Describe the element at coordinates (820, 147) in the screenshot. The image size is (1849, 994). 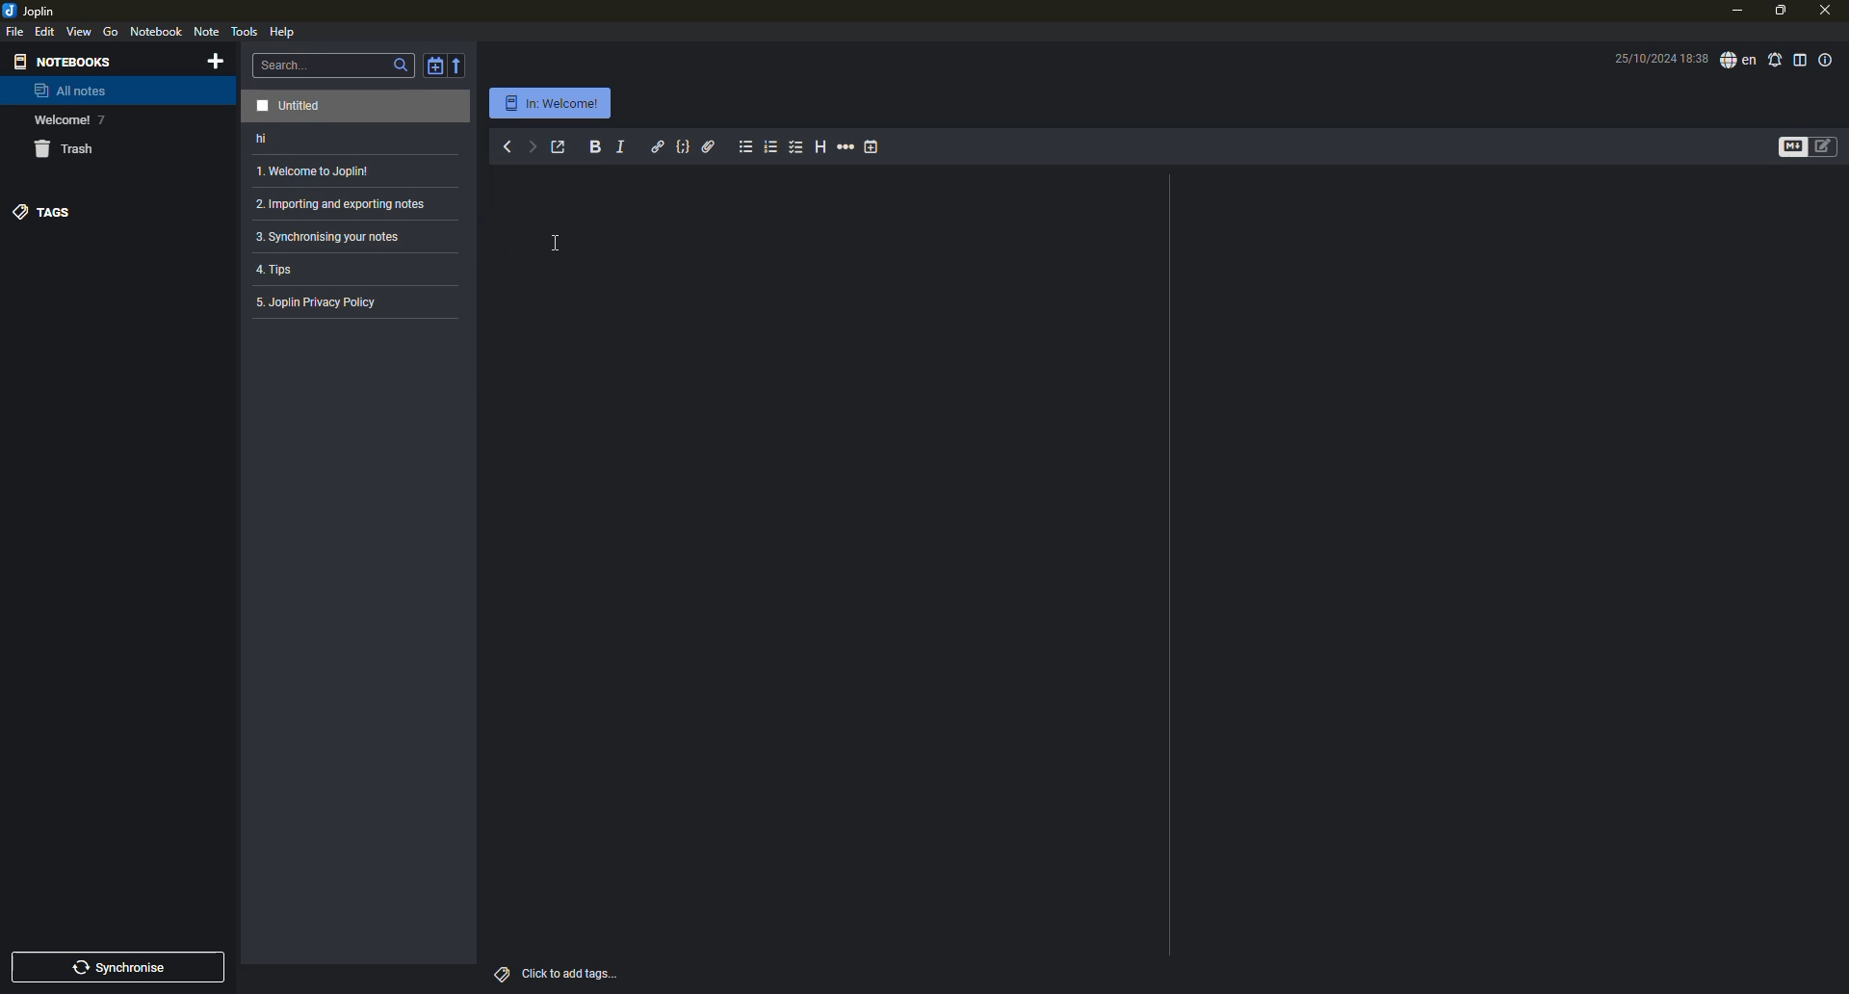
I see `heading` at that location.